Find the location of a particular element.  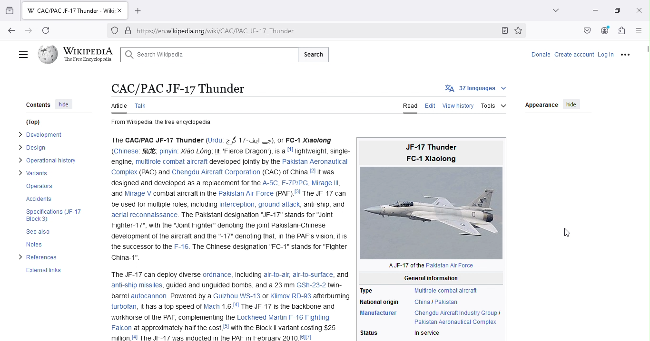

CAC/PAC JF-17 Thunder is located at coordinates (176, 88).